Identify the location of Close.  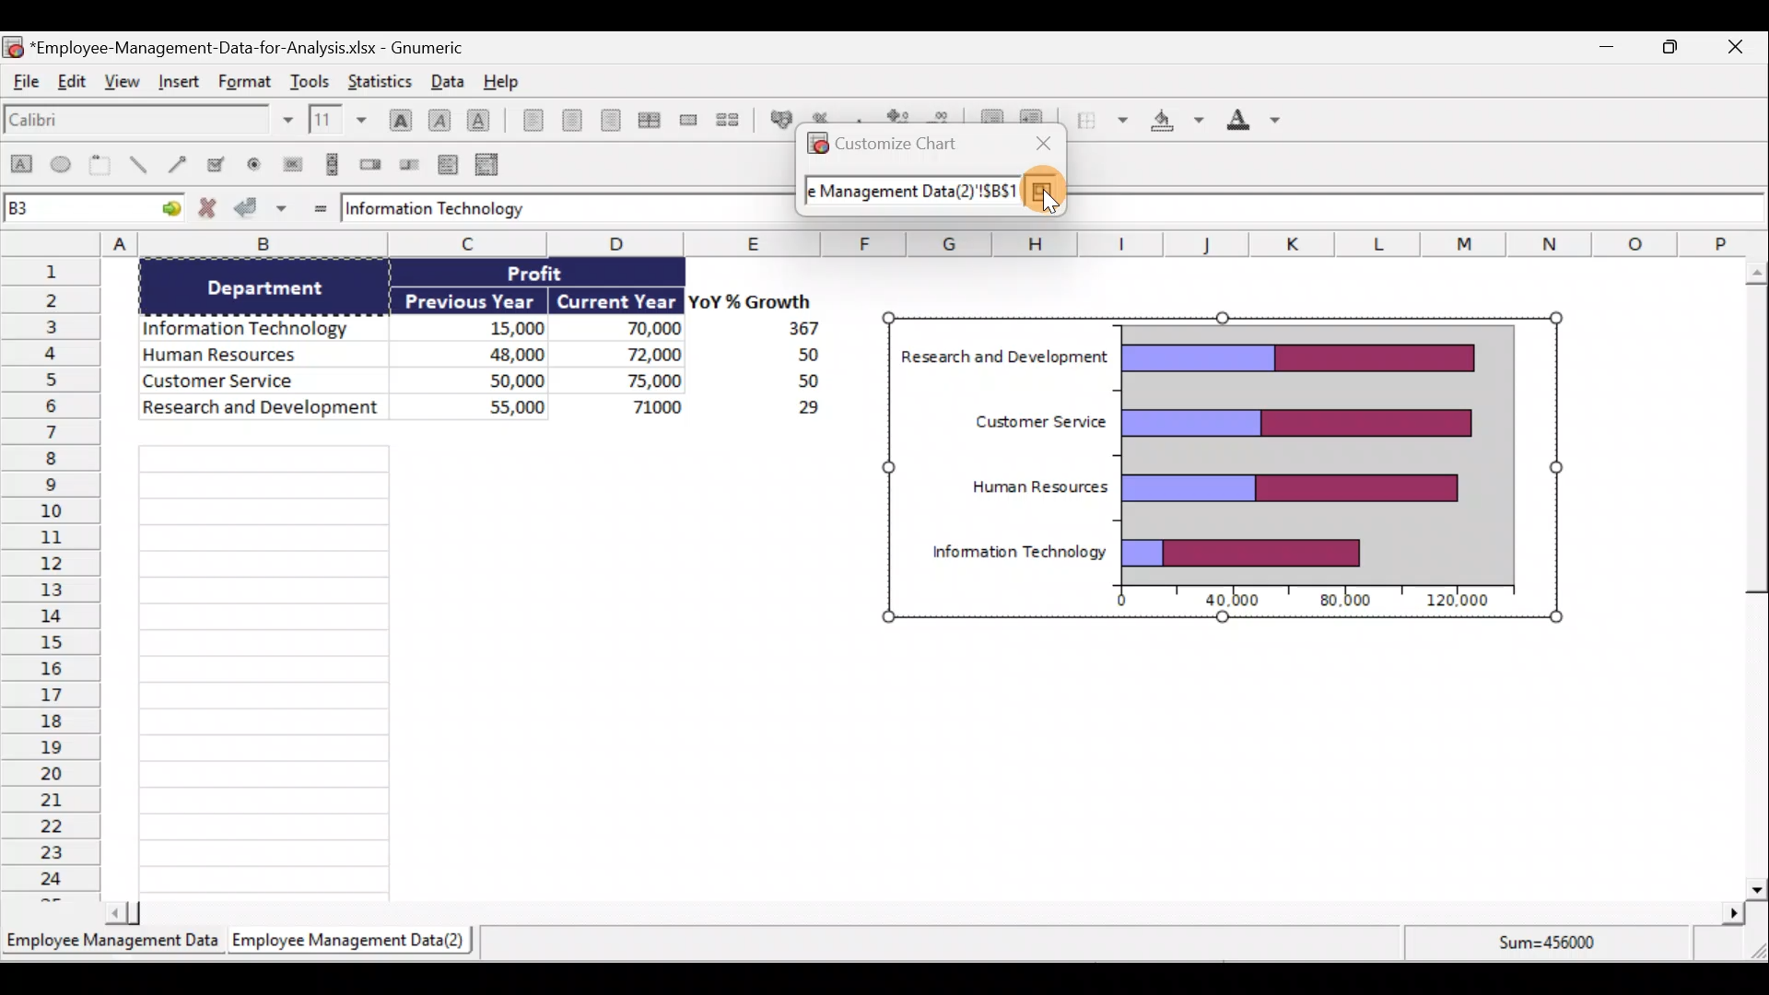
(1740, 47).